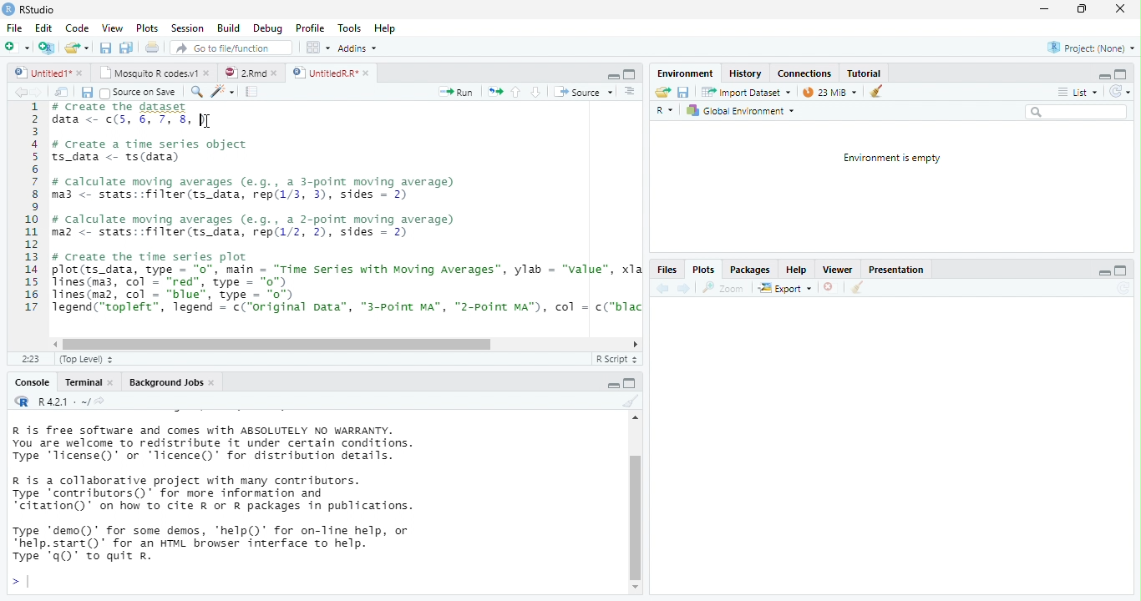 The image size is (1141, 601). Describe the element at coordinates (38, 72) in the screenshot. I see `untitled 1` at that location.